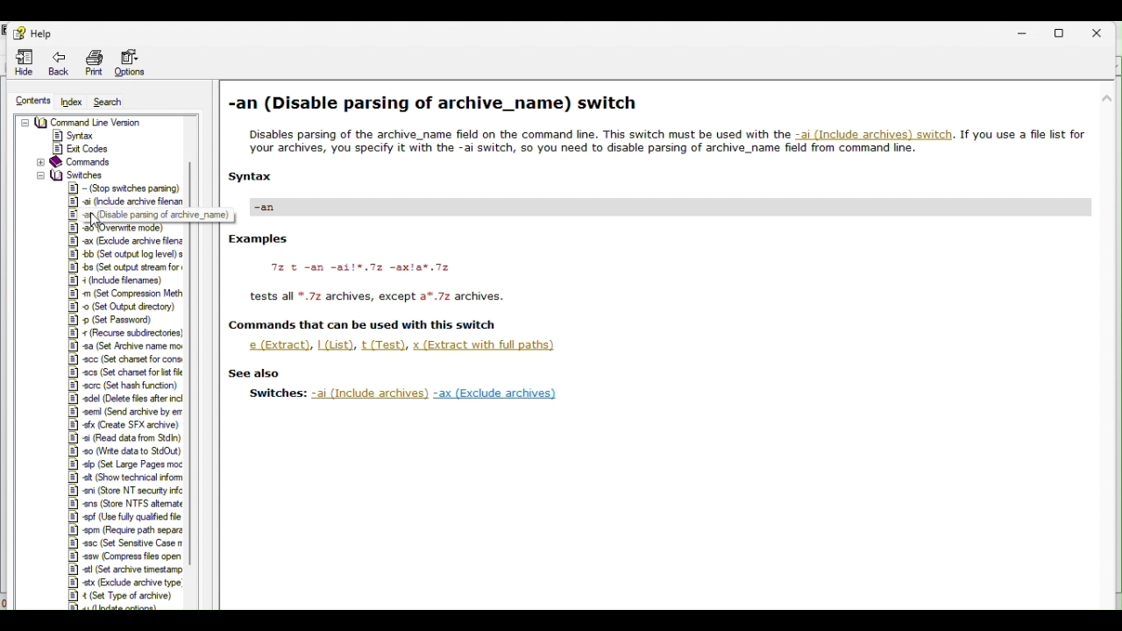 Image resolution: width=1122 pixels, height=631 pixels. Describe the element at coordinates (75, 162) in the screenshot. I see `Commands` at that location.